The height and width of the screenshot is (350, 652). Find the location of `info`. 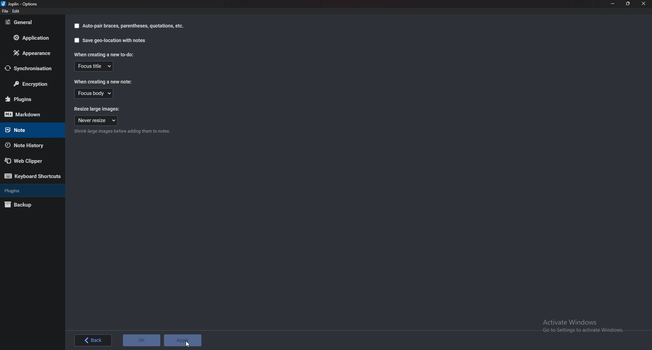

info is located at coordinates (121, 132).